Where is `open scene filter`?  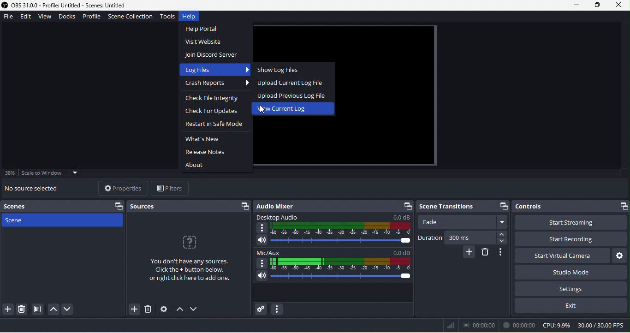 open scene filter is located at coordinates (36, 309).